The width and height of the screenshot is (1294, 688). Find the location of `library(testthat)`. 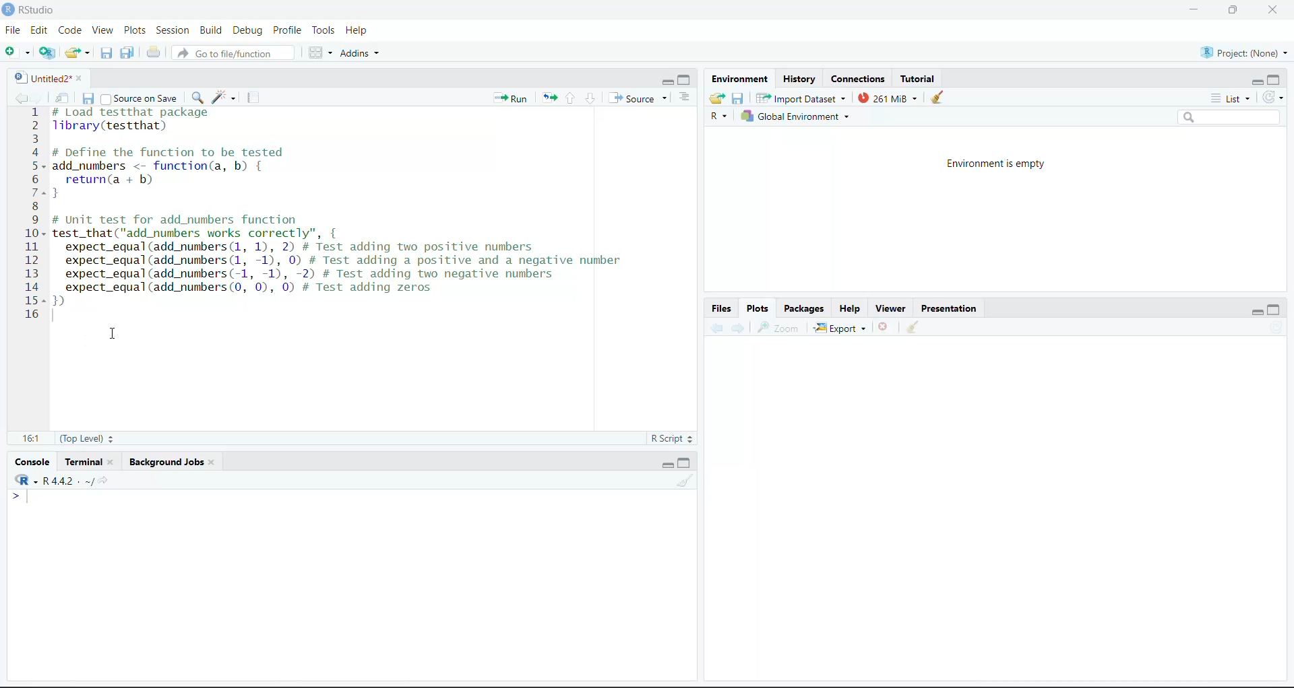

library(testthat) is located at coordinates (110, 126).